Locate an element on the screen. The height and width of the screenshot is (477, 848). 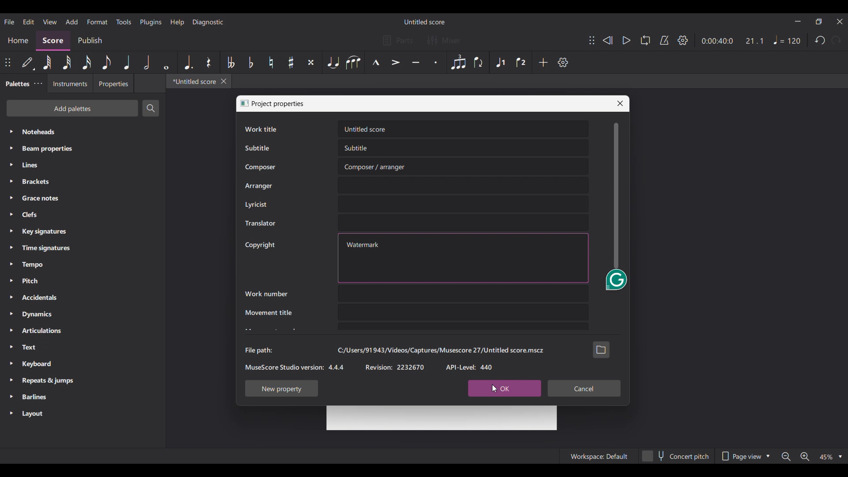
Diagnostic menu is located at coordinates (208, 22).